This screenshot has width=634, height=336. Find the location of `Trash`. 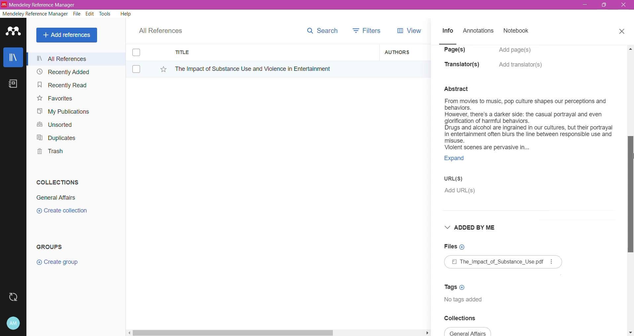

Trash is located at coordinates (48, 152).